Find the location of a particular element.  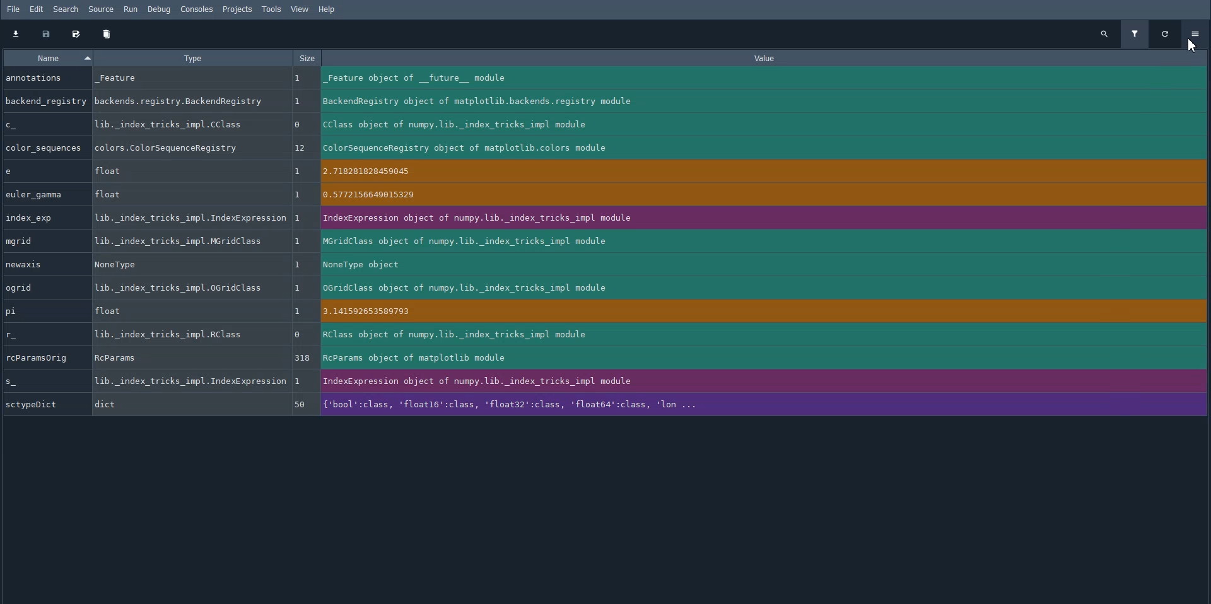

backend_registry is located at coordinates (45, 100).